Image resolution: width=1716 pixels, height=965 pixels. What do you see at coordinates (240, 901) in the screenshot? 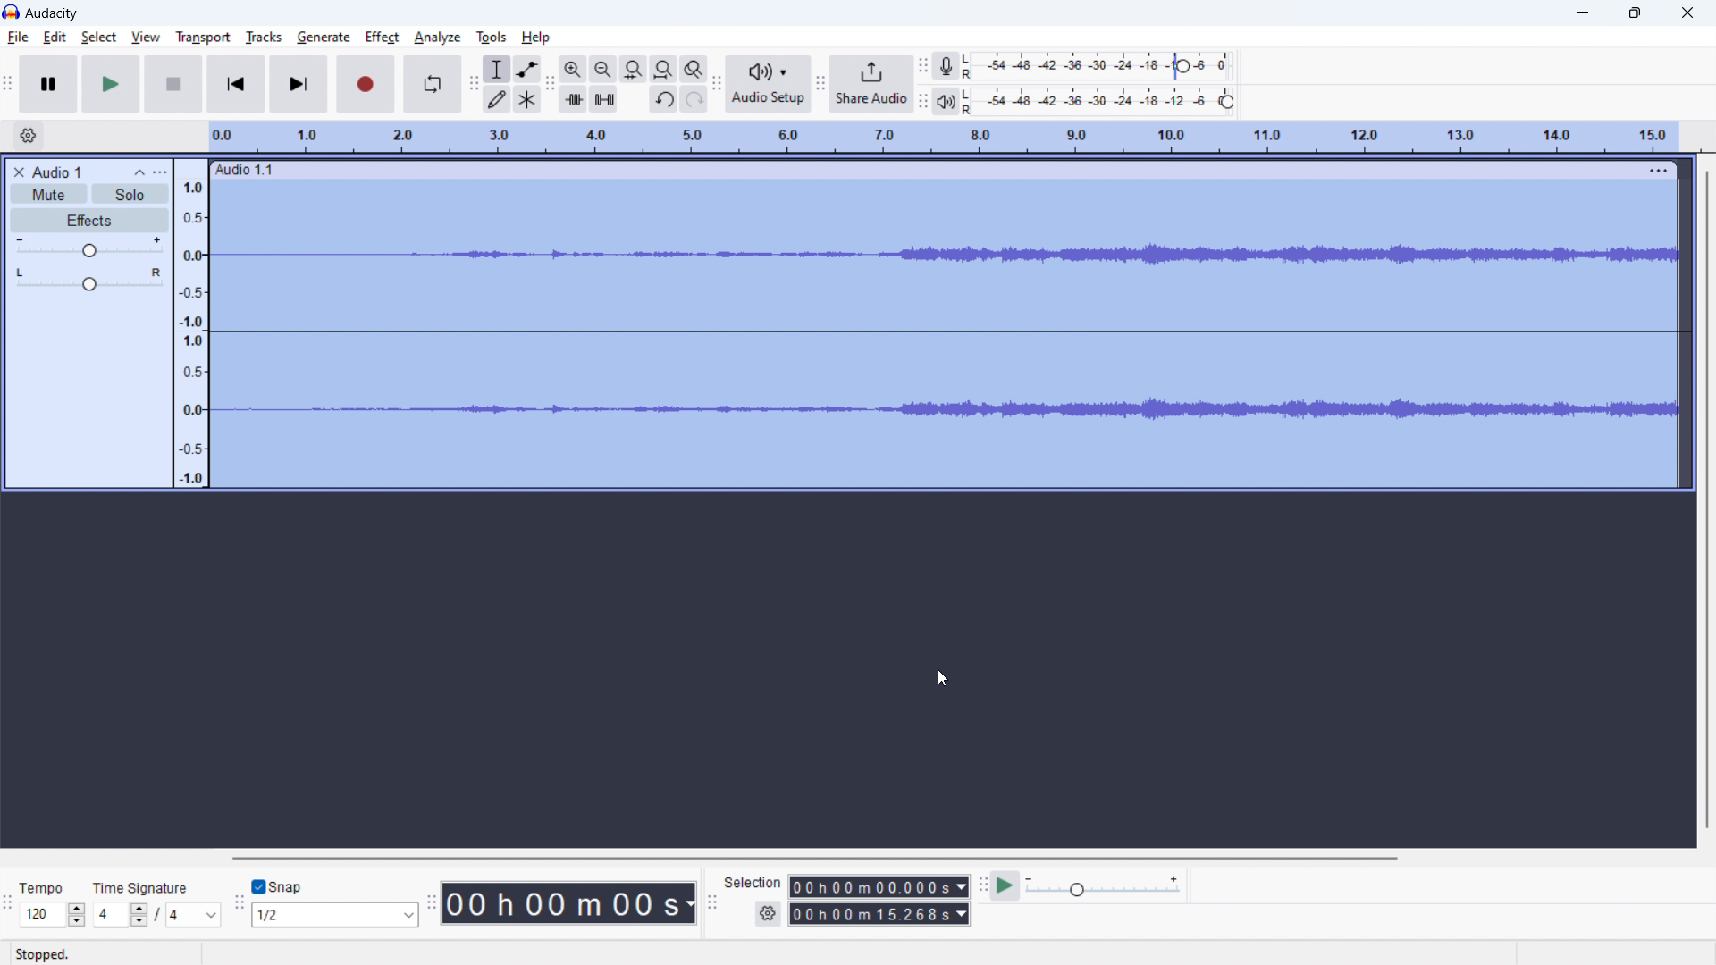
I see `snapping toolbar` at bounding box center [240, 901].